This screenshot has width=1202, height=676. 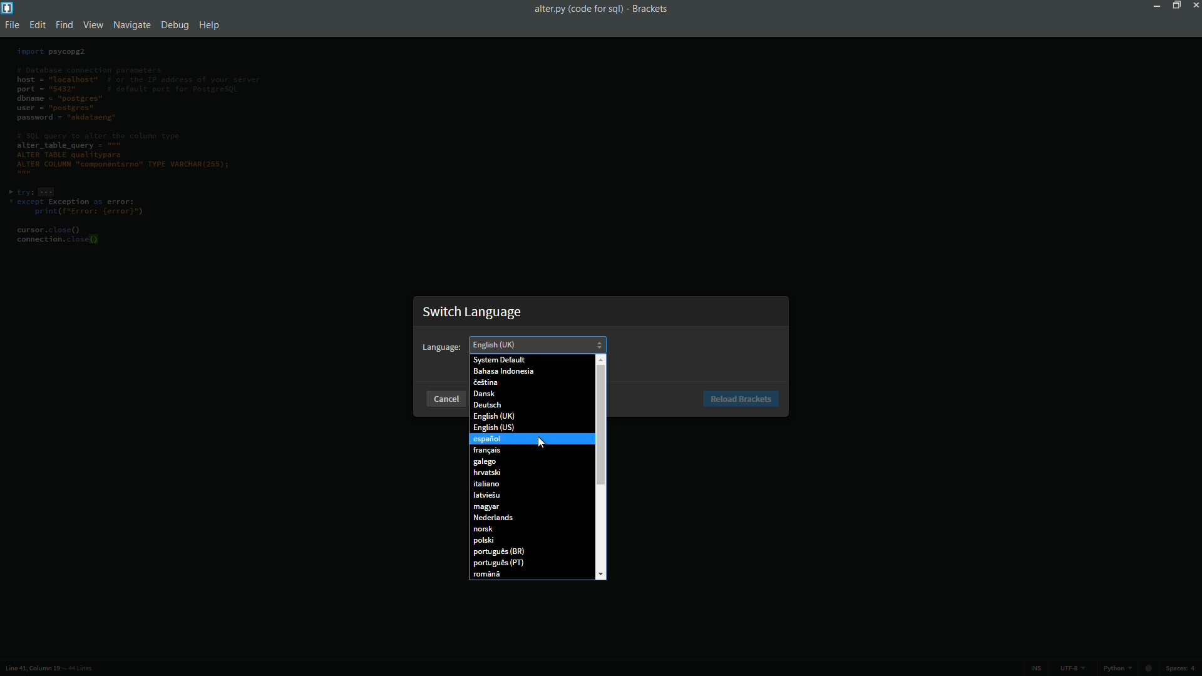 What do you see at coordinates (530, 428) in the screenshot?
I see `English (US)` at bounding box center [530, 428].